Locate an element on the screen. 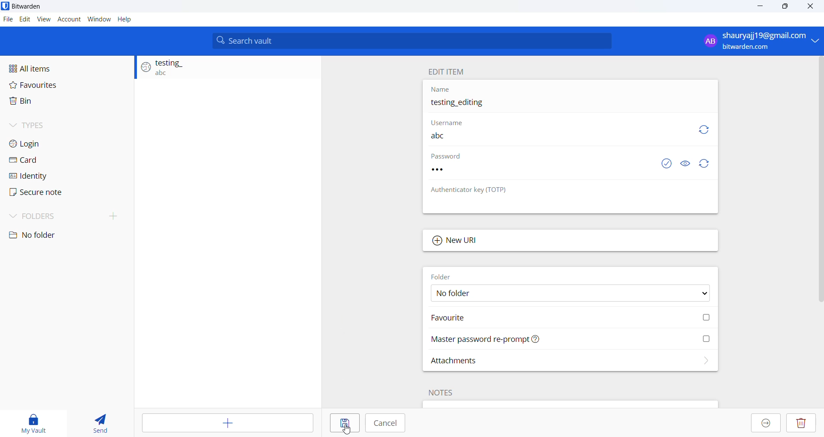 This screenshot has width=824, height=437. Scroll bar is located at coordinates (819, 183).